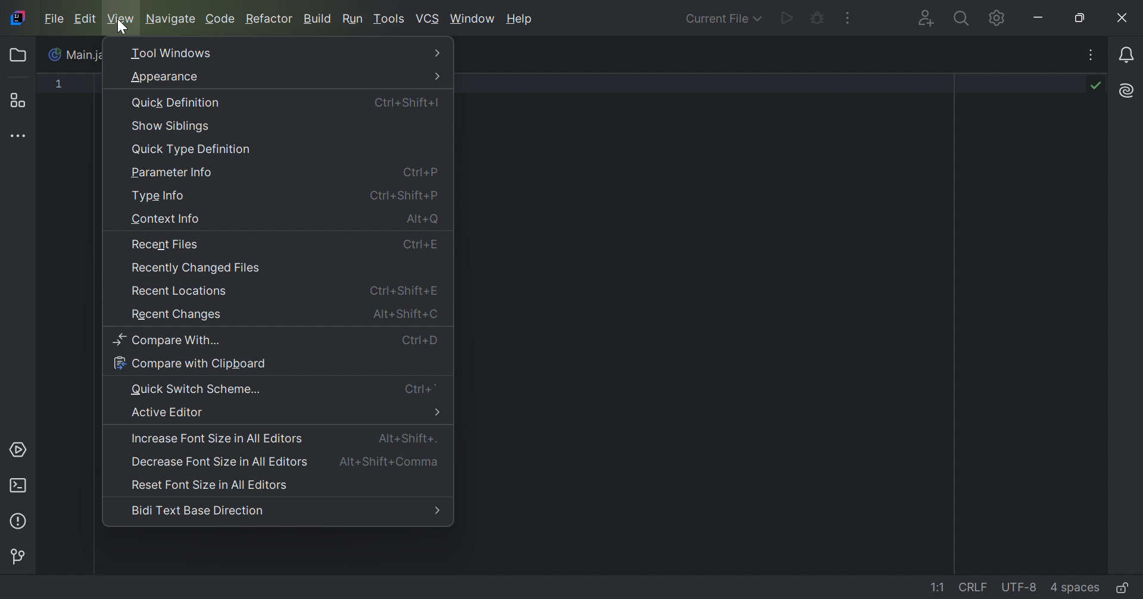  I want to click on Quick Type Definition, so click(191, 149).